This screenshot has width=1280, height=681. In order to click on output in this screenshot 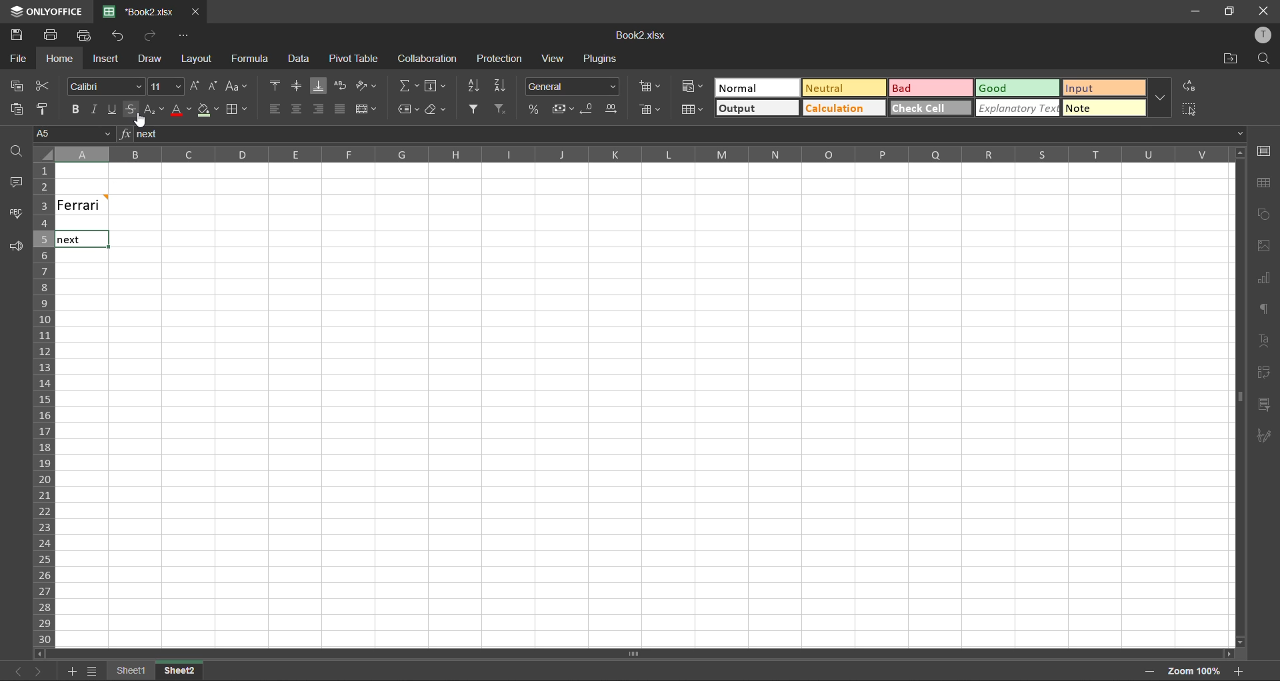, I will do `click(757, 109)`.